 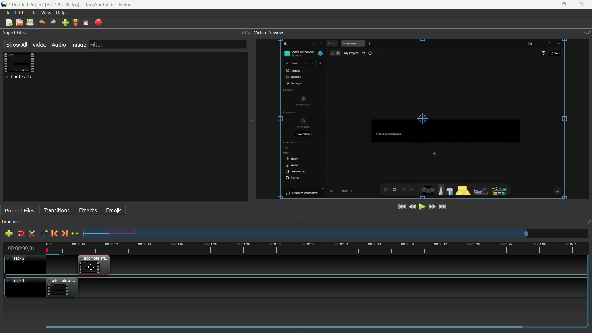 What do you see at coordinates (54, 233) in the screenshot?
I see `previous marker` at bounding box center [54, 233].